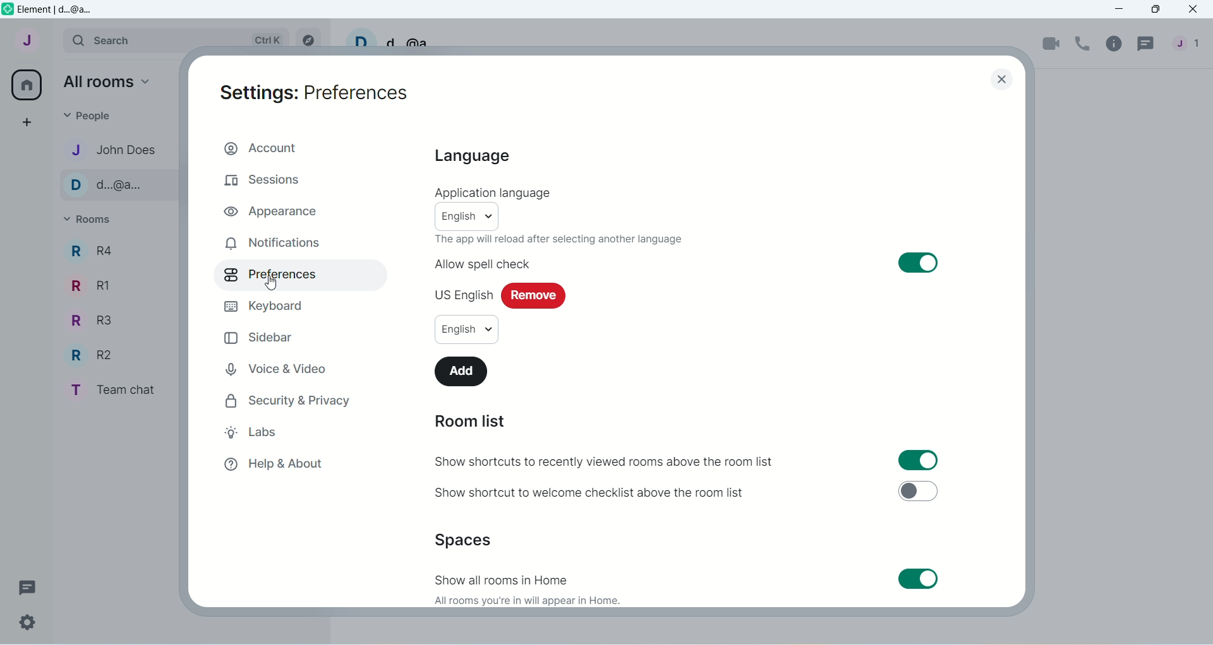 This screenshot has width=1213, height=645. Describe the element at coordinates (179, 39) in the screenshot. I see `Search bar` at that location.